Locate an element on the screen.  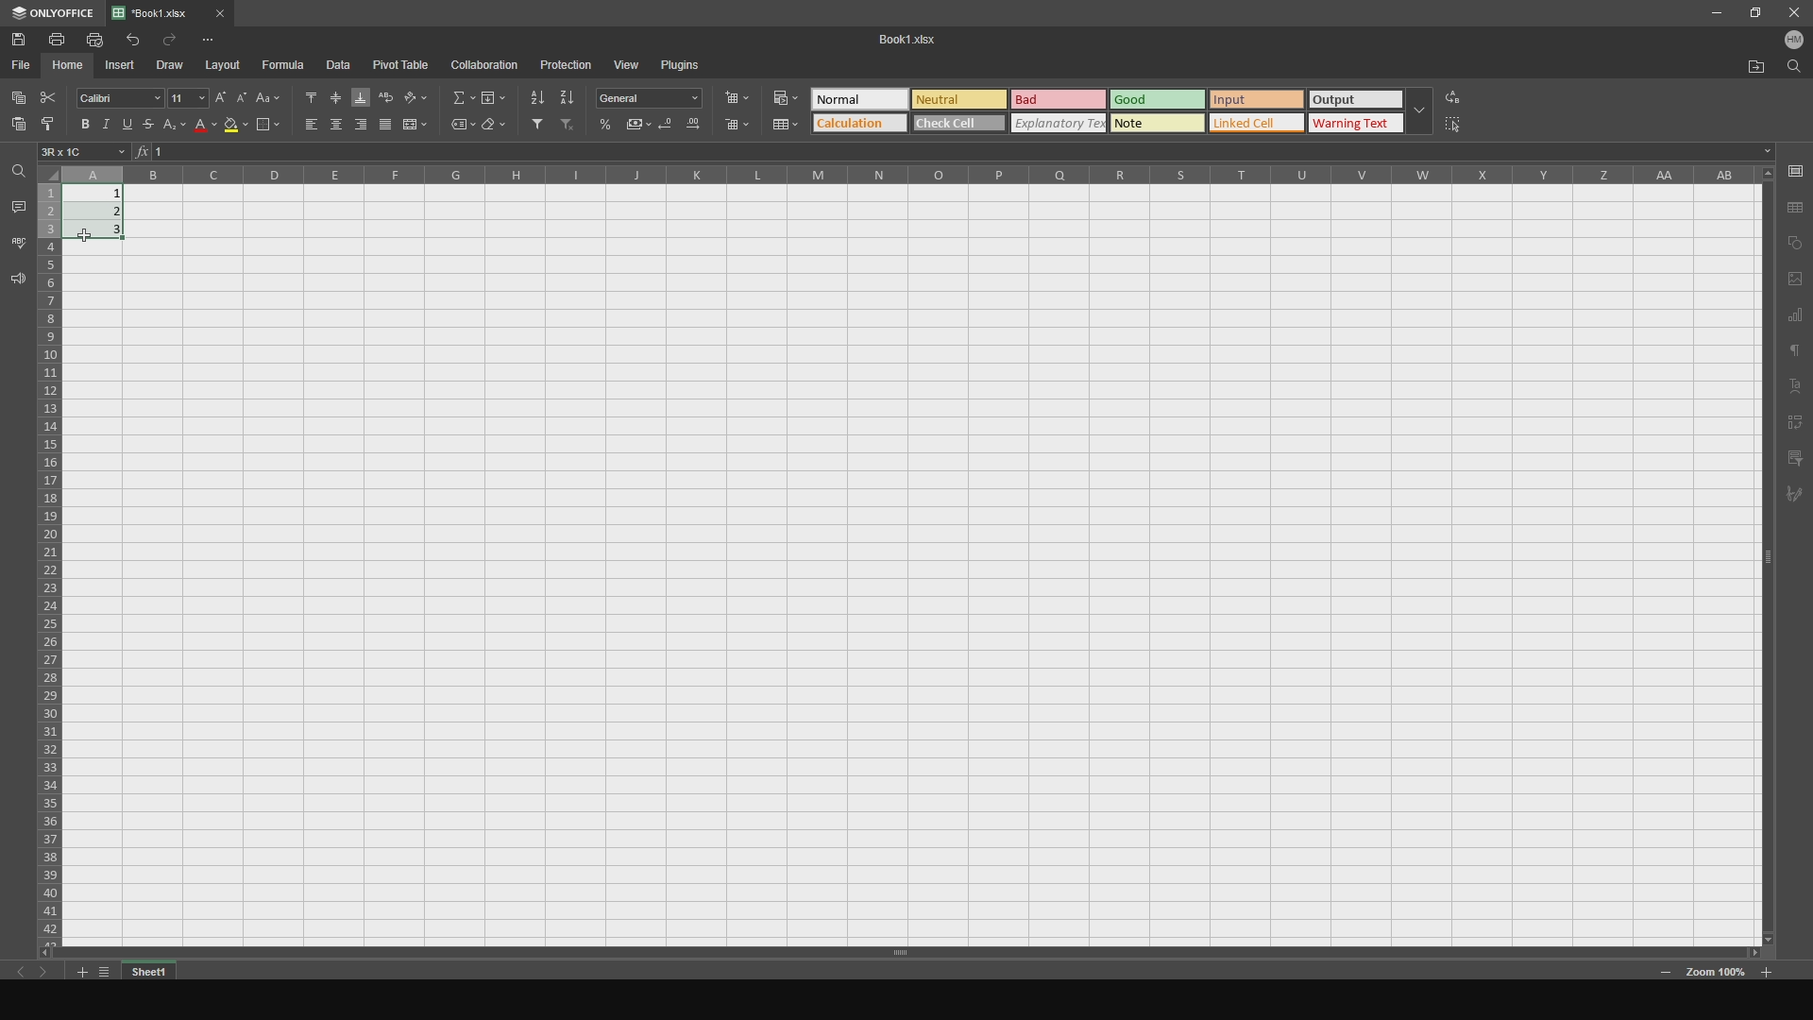
file tab is located at coordinates (193, 11).